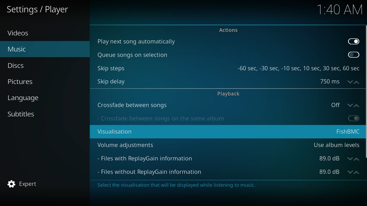 This screenshot has width=367, height=206. I want to click on db, so click(337, 160).